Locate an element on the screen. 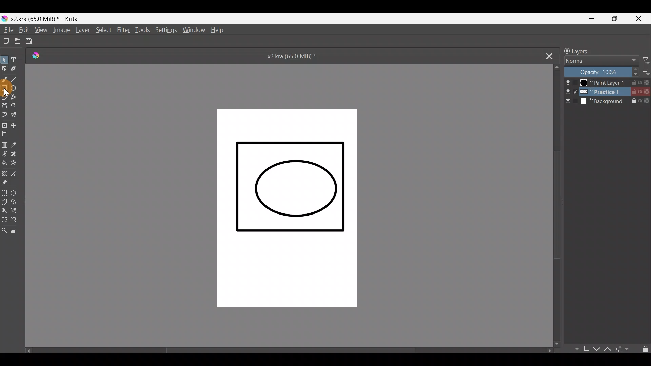 This screenshot has width=651, height=366. Colourise mask tool is located at coordinates (4, 154).